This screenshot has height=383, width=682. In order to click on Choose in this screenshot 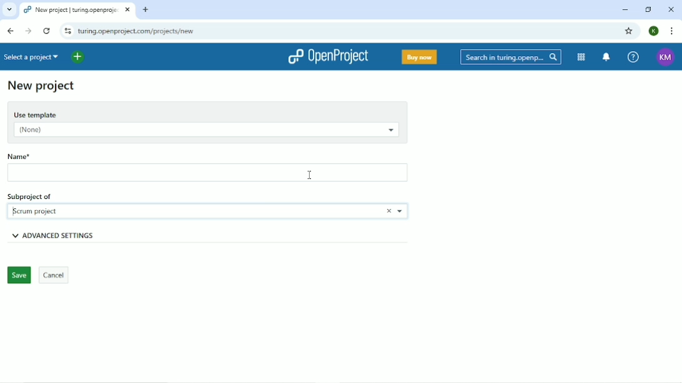, I will do `click(401, 211)`.